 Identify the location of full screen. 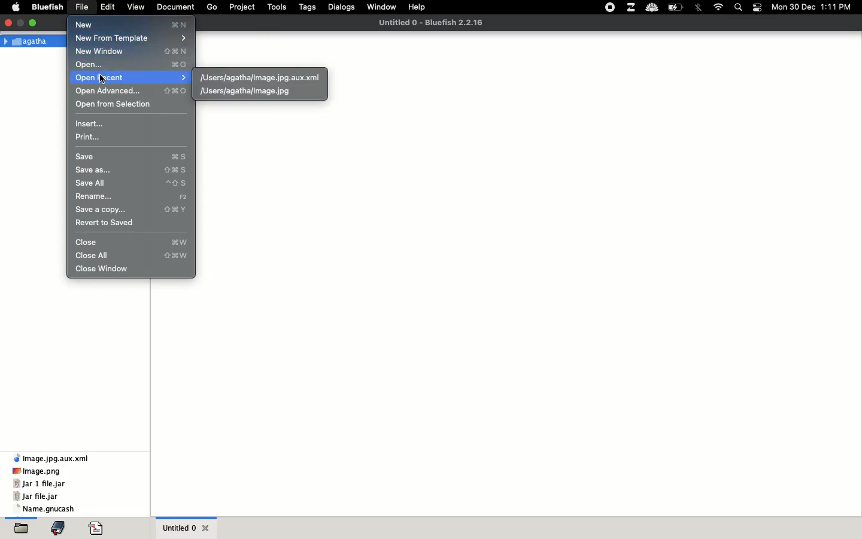
(22, 21).